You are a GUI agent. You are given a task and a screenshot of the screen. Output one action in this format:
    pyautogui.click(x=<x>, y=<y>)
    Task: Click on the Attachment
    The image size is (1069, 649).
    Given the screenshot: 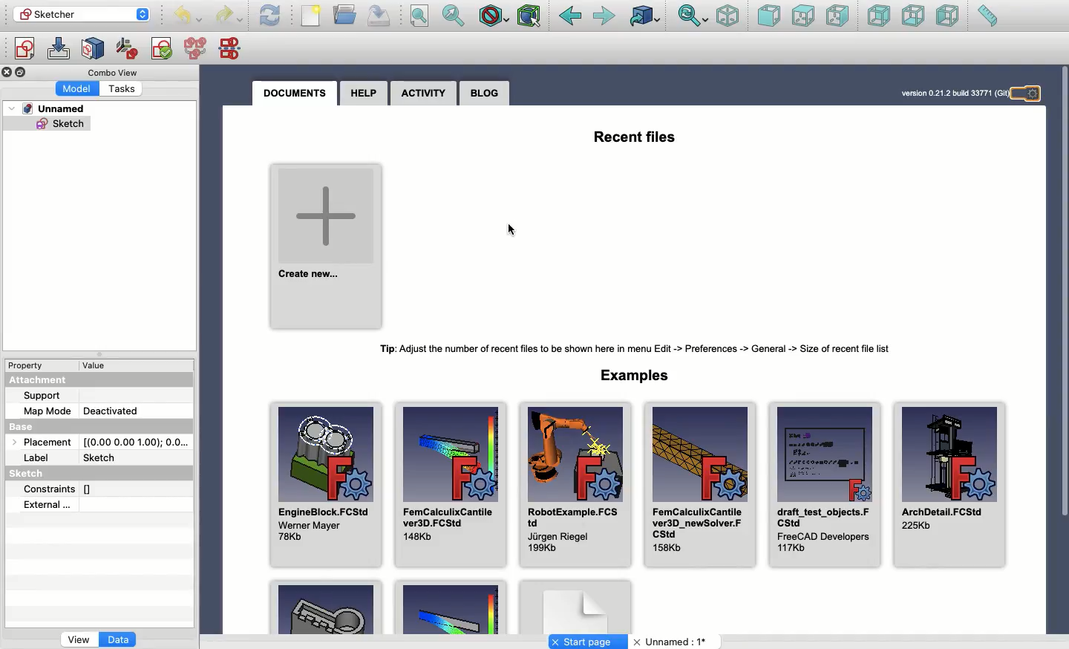 What is the action you would take?
    pyautogui.click(x=46, y=379)
    